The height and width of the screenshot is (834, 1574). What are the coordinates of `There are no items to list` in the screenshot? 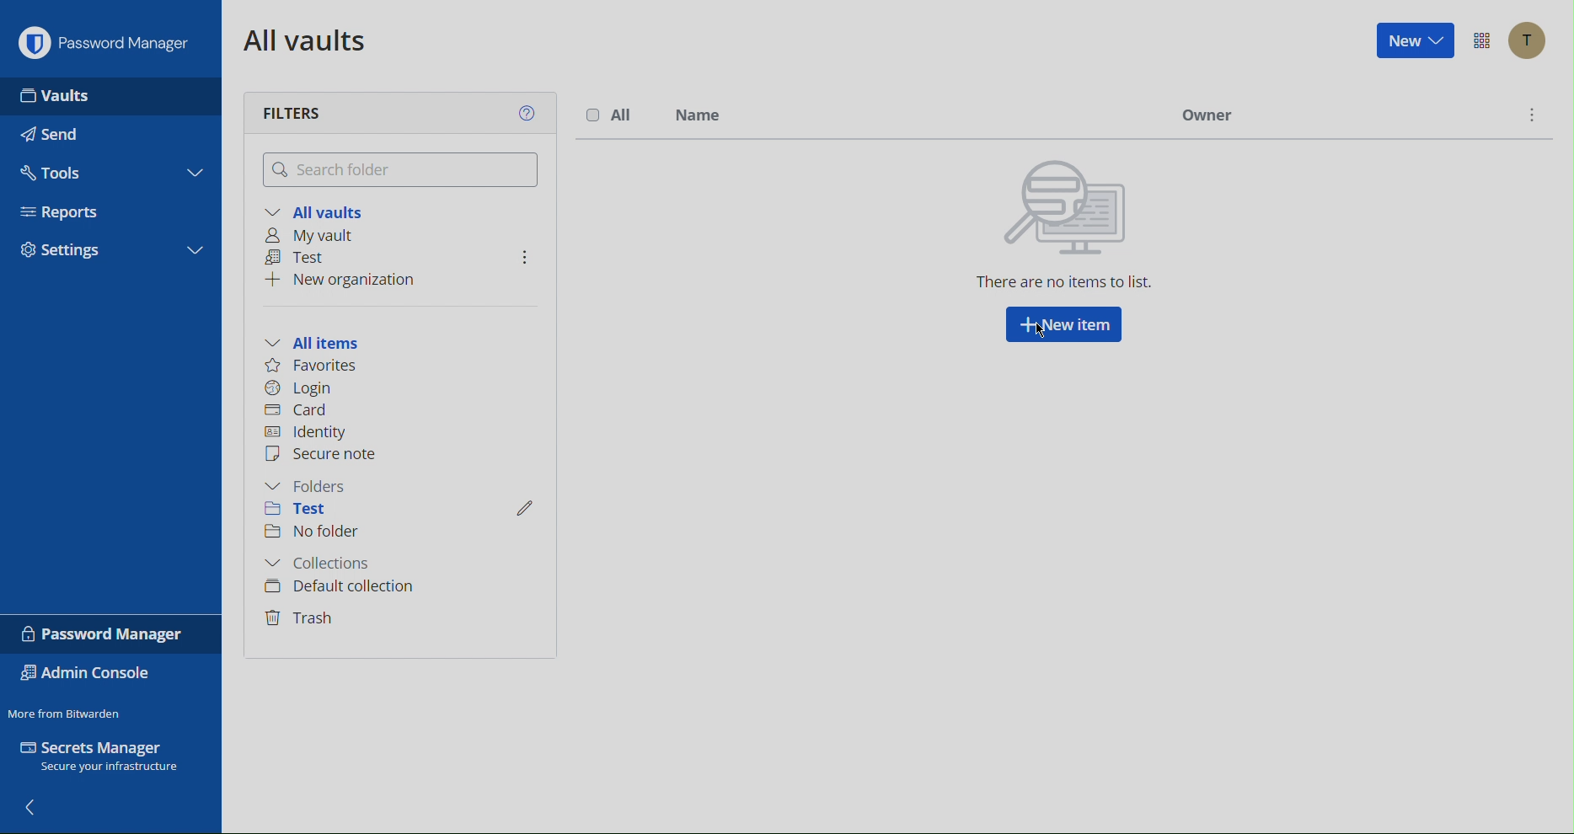 It's located at (1064, 229).